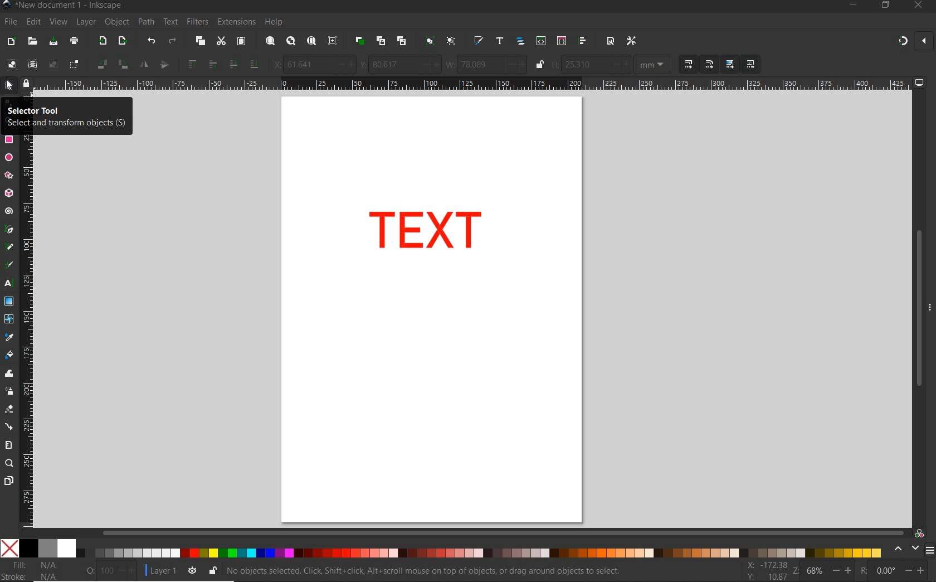 Image resolution: width=936 pixels, height=582 pixels. I want to click on selector tool, so click(67, 117).